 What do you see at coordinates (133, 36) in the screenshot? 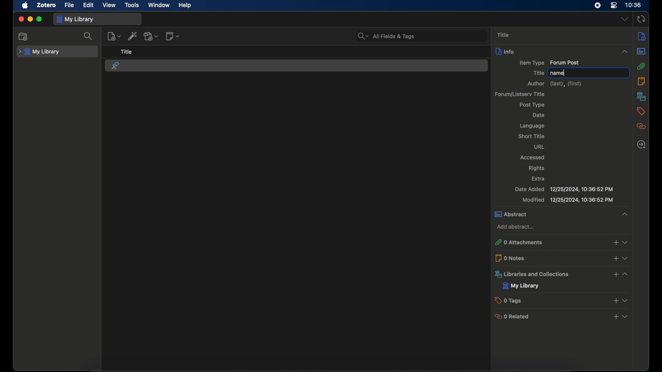
I see `add item by identifier` at bounding box center [133, 36].